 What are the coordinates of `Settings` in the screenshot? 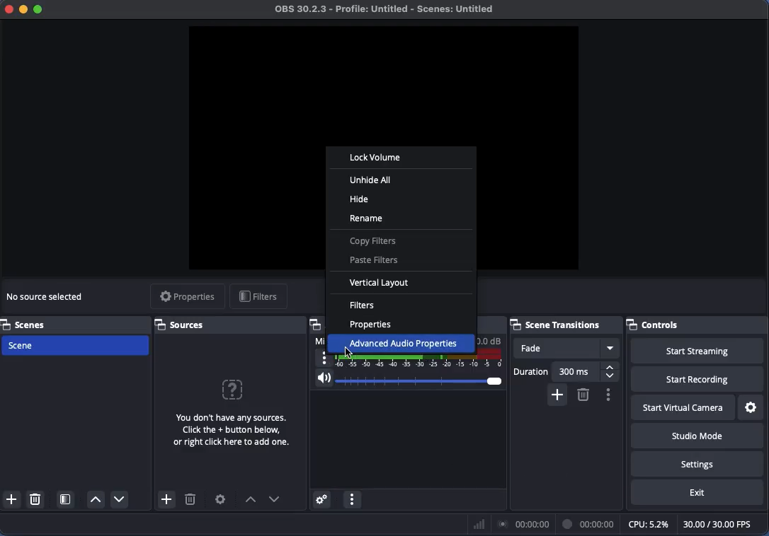 It's located at (752, 408).